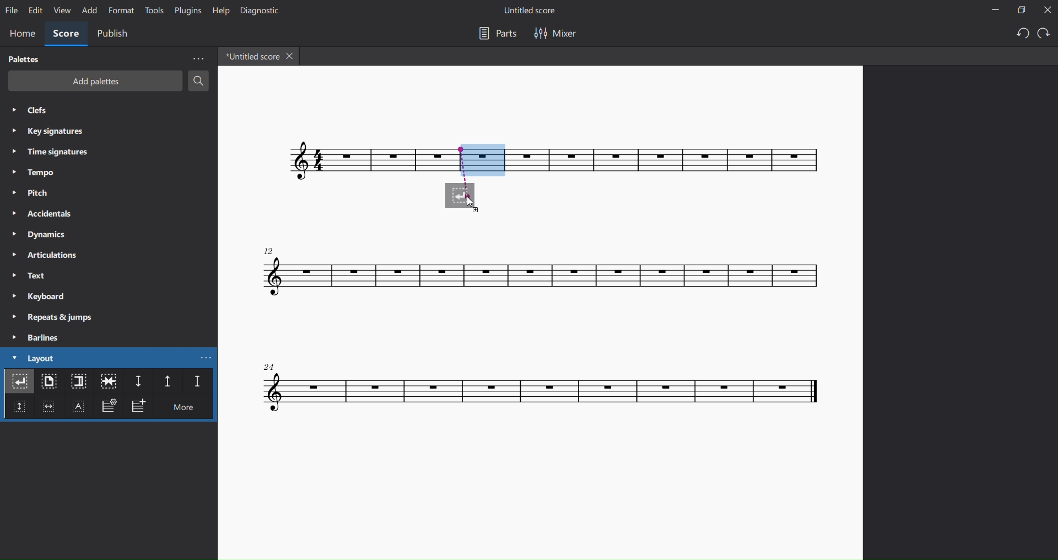 Image resolution: width=1058 pixels, height=560 pixels. Describe the element at coordinates (333, 161) in the screenshot. I see `score` at that location.